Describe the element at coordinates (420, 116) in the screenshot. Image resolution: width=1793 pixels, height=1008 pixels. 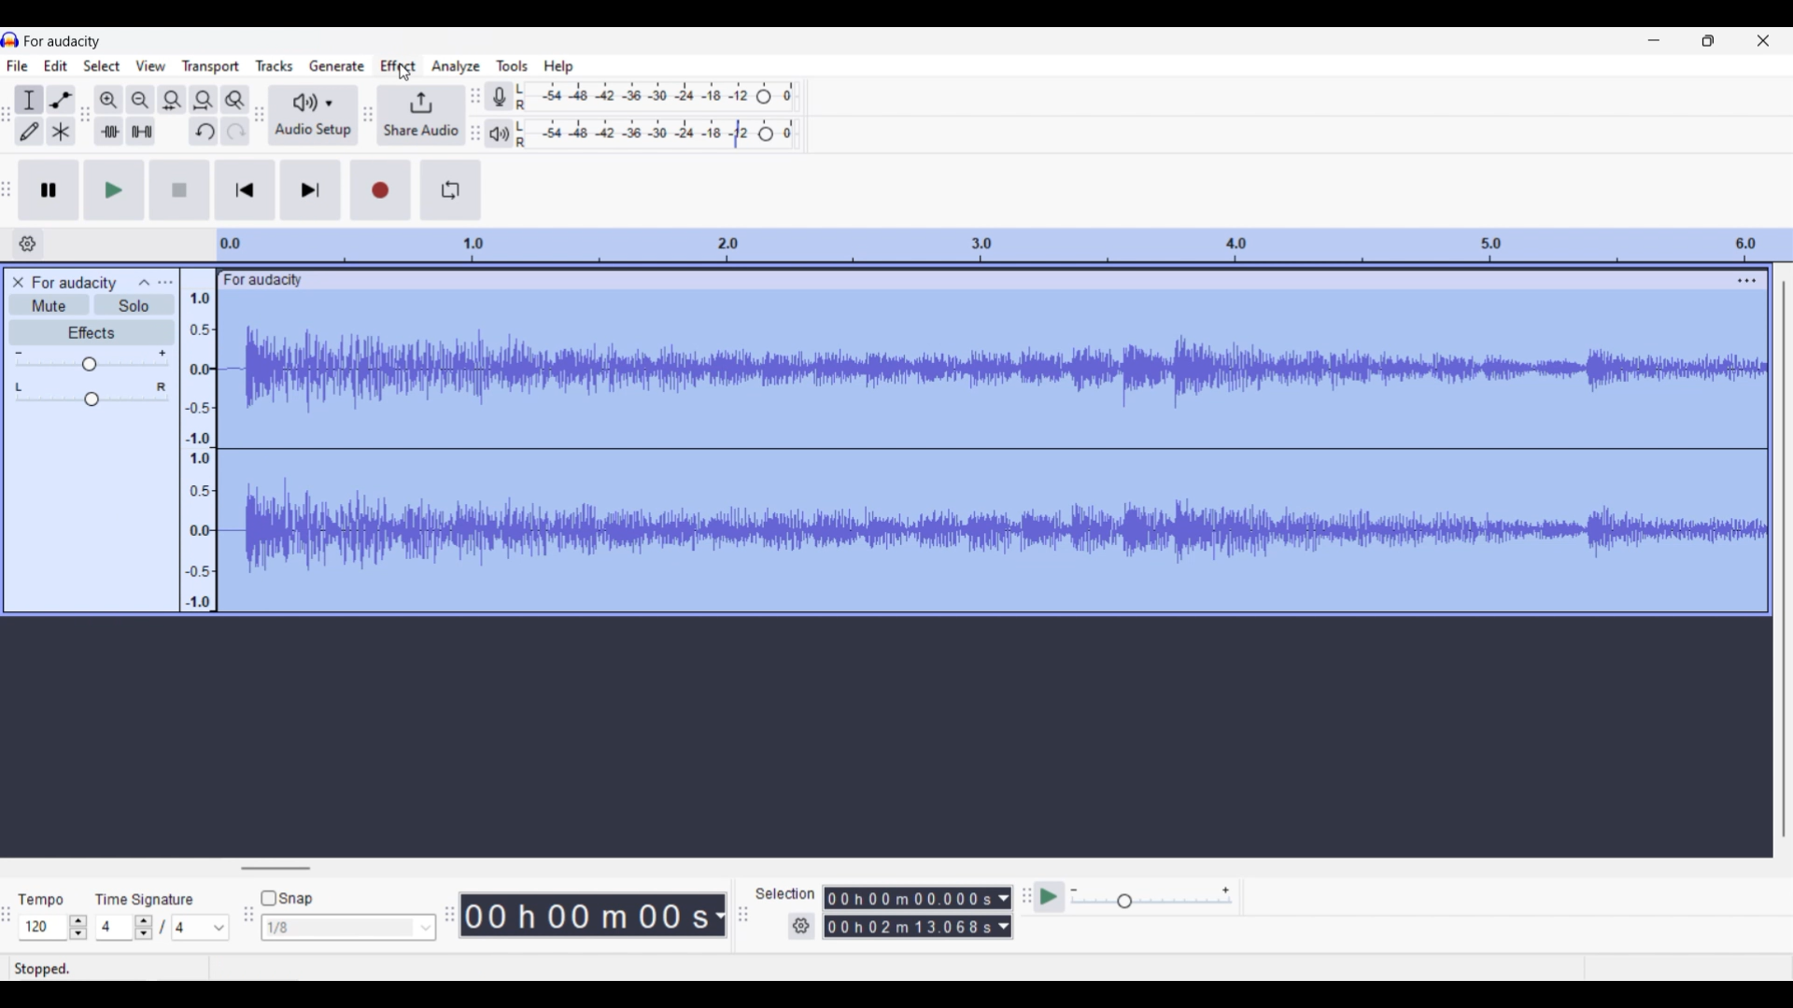
I see `Share audio` at that location.